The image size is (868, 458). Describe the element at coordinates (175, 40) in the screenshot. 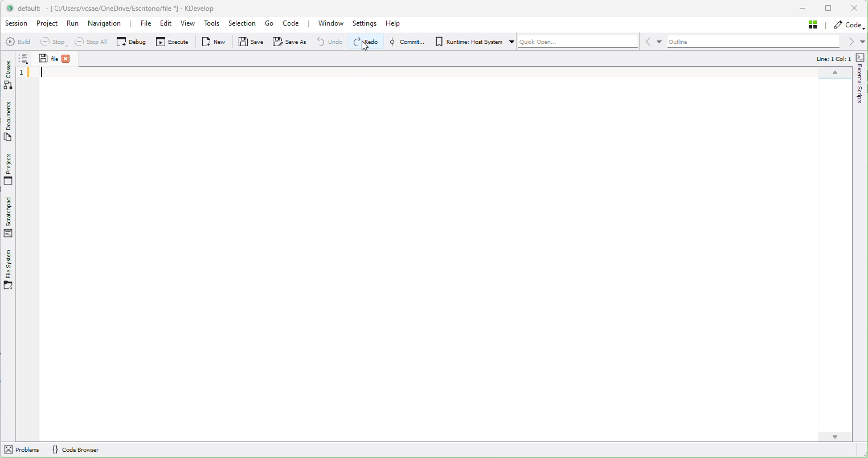

I see `Execute` at that location.